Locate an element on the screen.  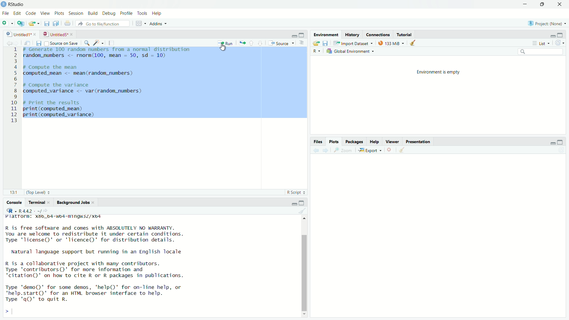
code tools is located at coordinates (98, 43).